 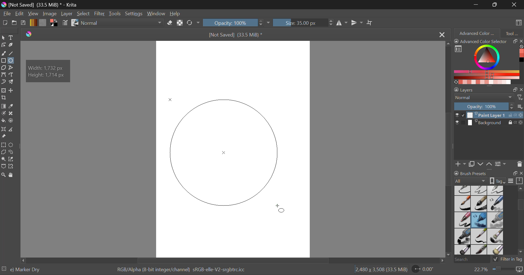 I want to click on slider, so click(x=518, y=220).